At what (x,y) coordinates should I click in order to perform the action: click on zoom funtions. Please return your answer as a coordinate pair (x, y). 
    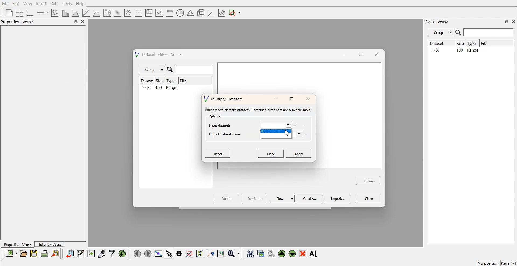
    Looking at the image, I should click on (234, 254).